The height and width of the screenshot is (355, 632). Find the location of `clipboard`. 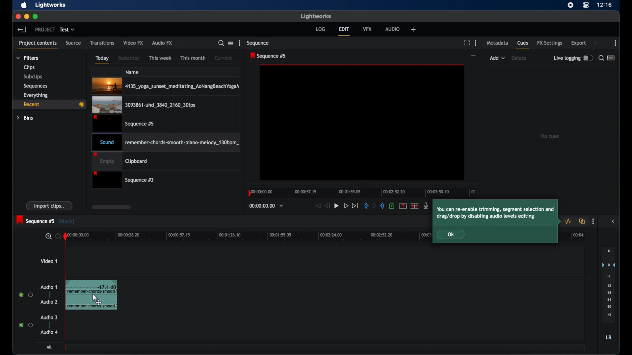

clipboard is located at coordinates (120, 161).